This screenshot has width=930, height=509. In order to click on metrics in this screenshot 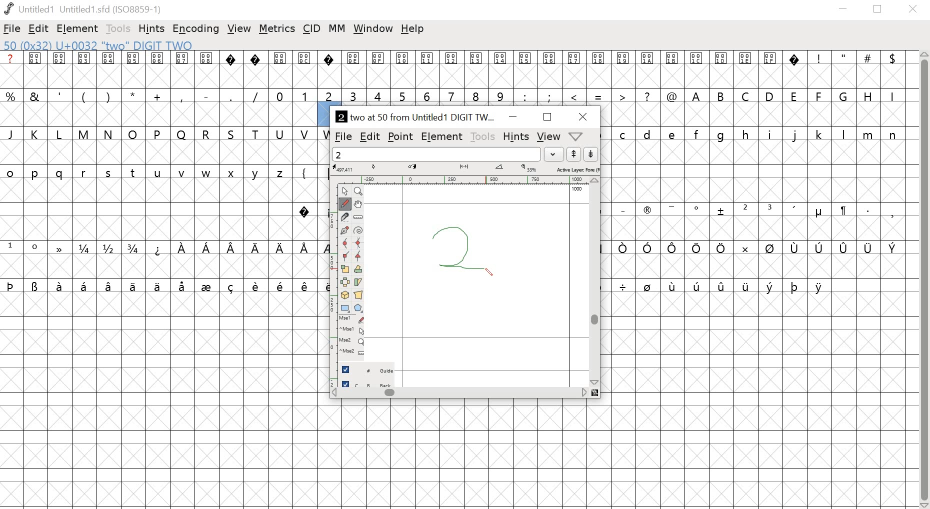, I will do `click(277, 29)`.